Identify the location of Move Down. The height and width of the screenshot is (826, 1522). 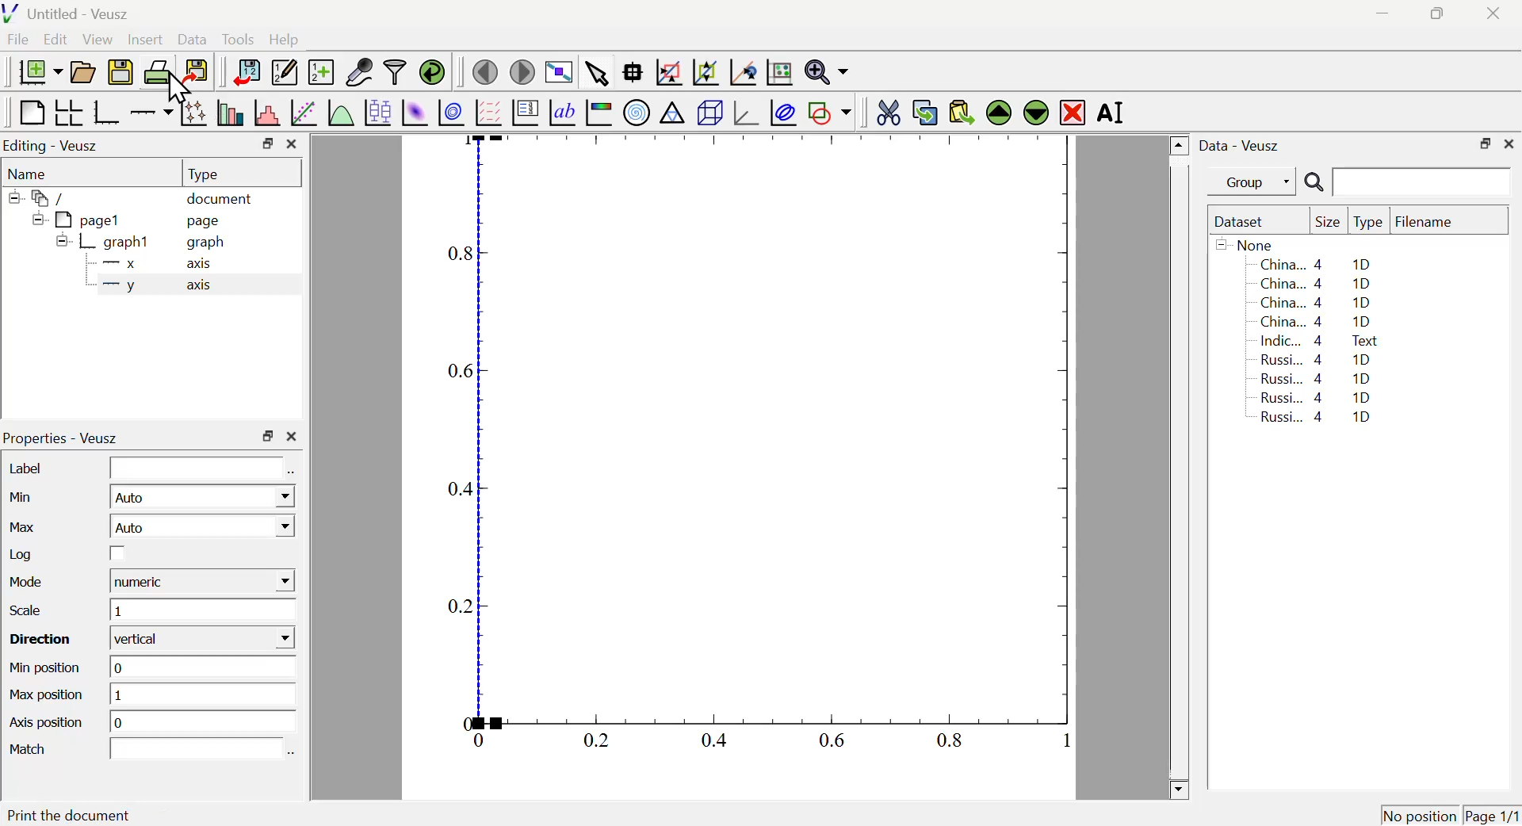
(1035, 112).